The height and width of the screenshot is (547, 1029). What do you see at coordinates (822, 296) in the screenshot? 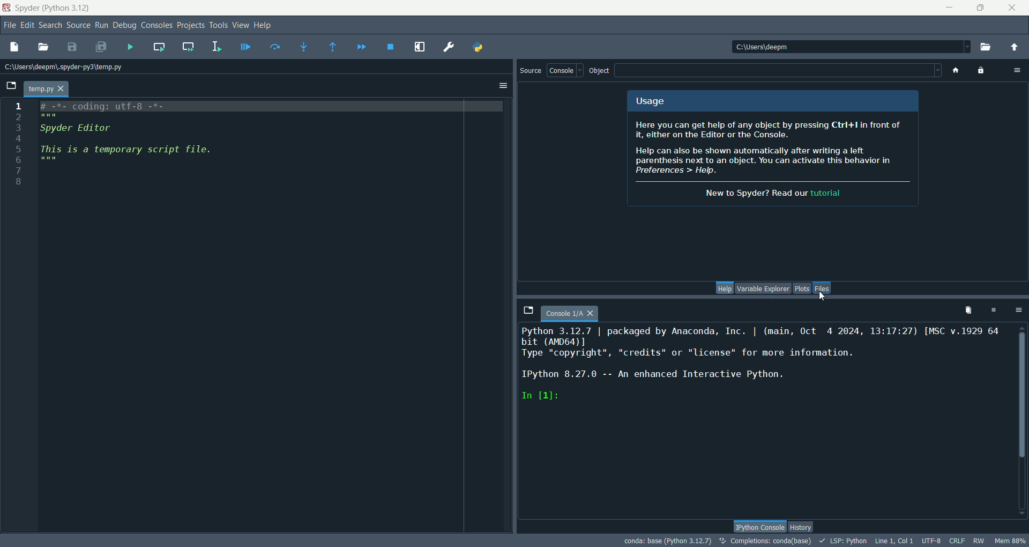
I see `cursor` at bounding box center [822, 296].